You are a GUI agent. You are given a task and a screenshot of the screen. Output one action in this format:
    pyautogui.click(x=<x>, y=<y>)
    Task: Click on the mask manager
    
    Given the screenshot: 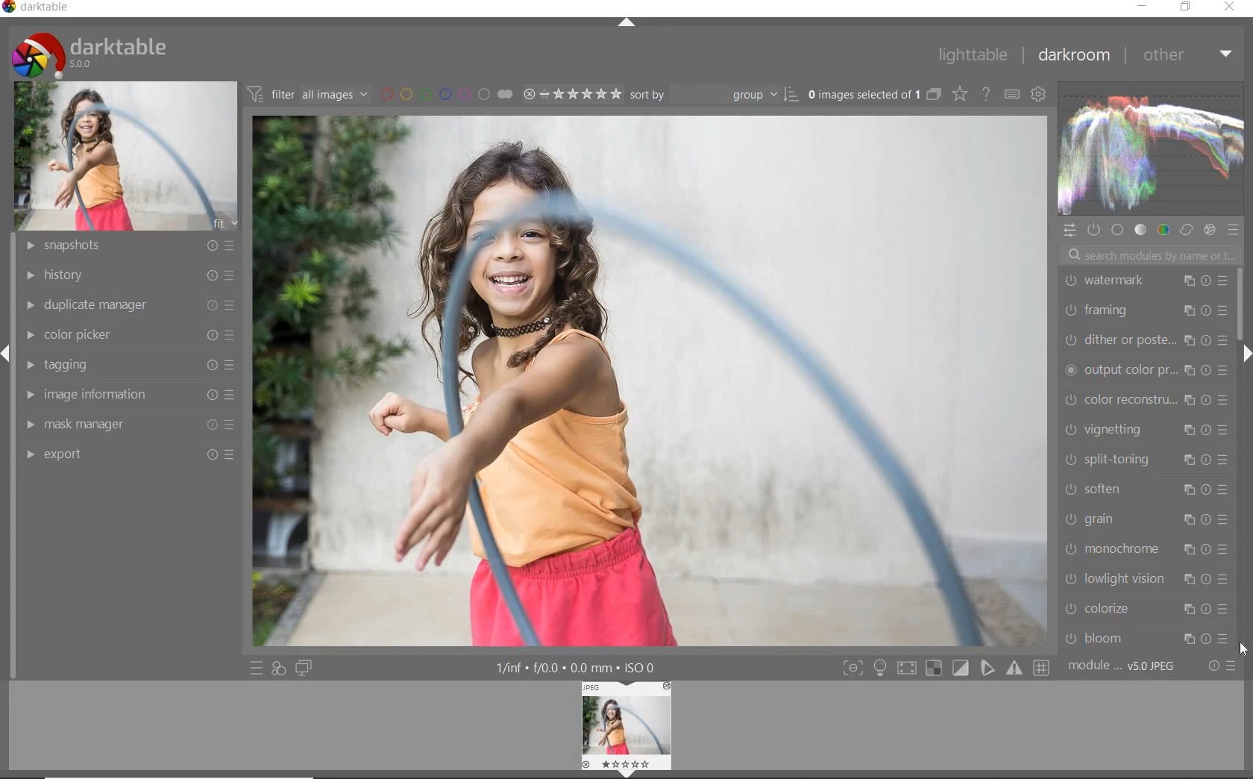 What is the action you would take?
    pyautogui.click(x=128, y=421)
    